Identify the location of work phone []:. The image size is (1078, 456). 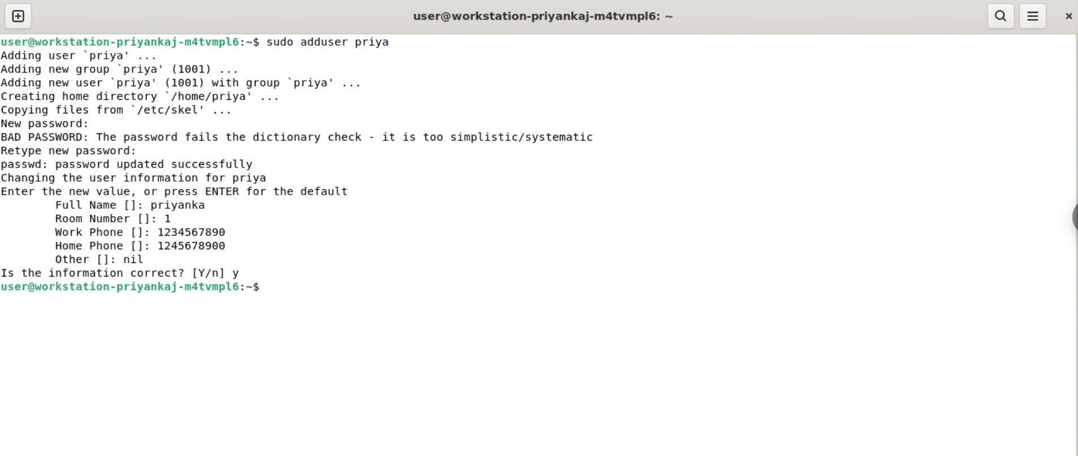
(97, 234).